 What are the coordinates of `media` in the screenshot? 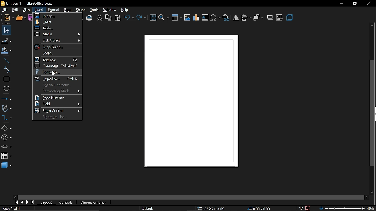 It's located at (57, 34).